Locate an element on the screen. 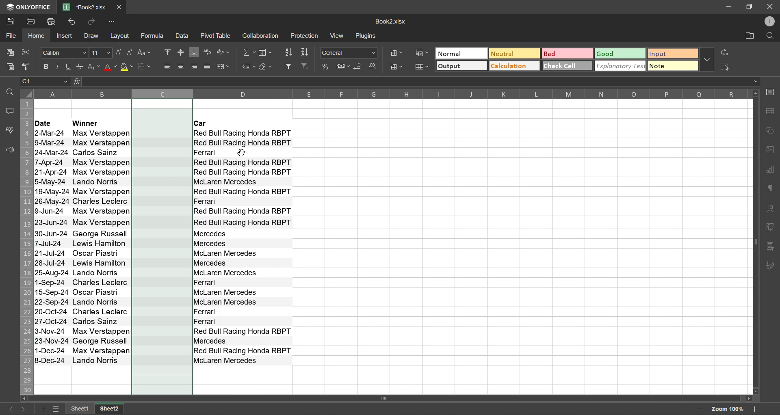 This screenshot has width=780, height=415. previous is located at coordinates (8, 408).